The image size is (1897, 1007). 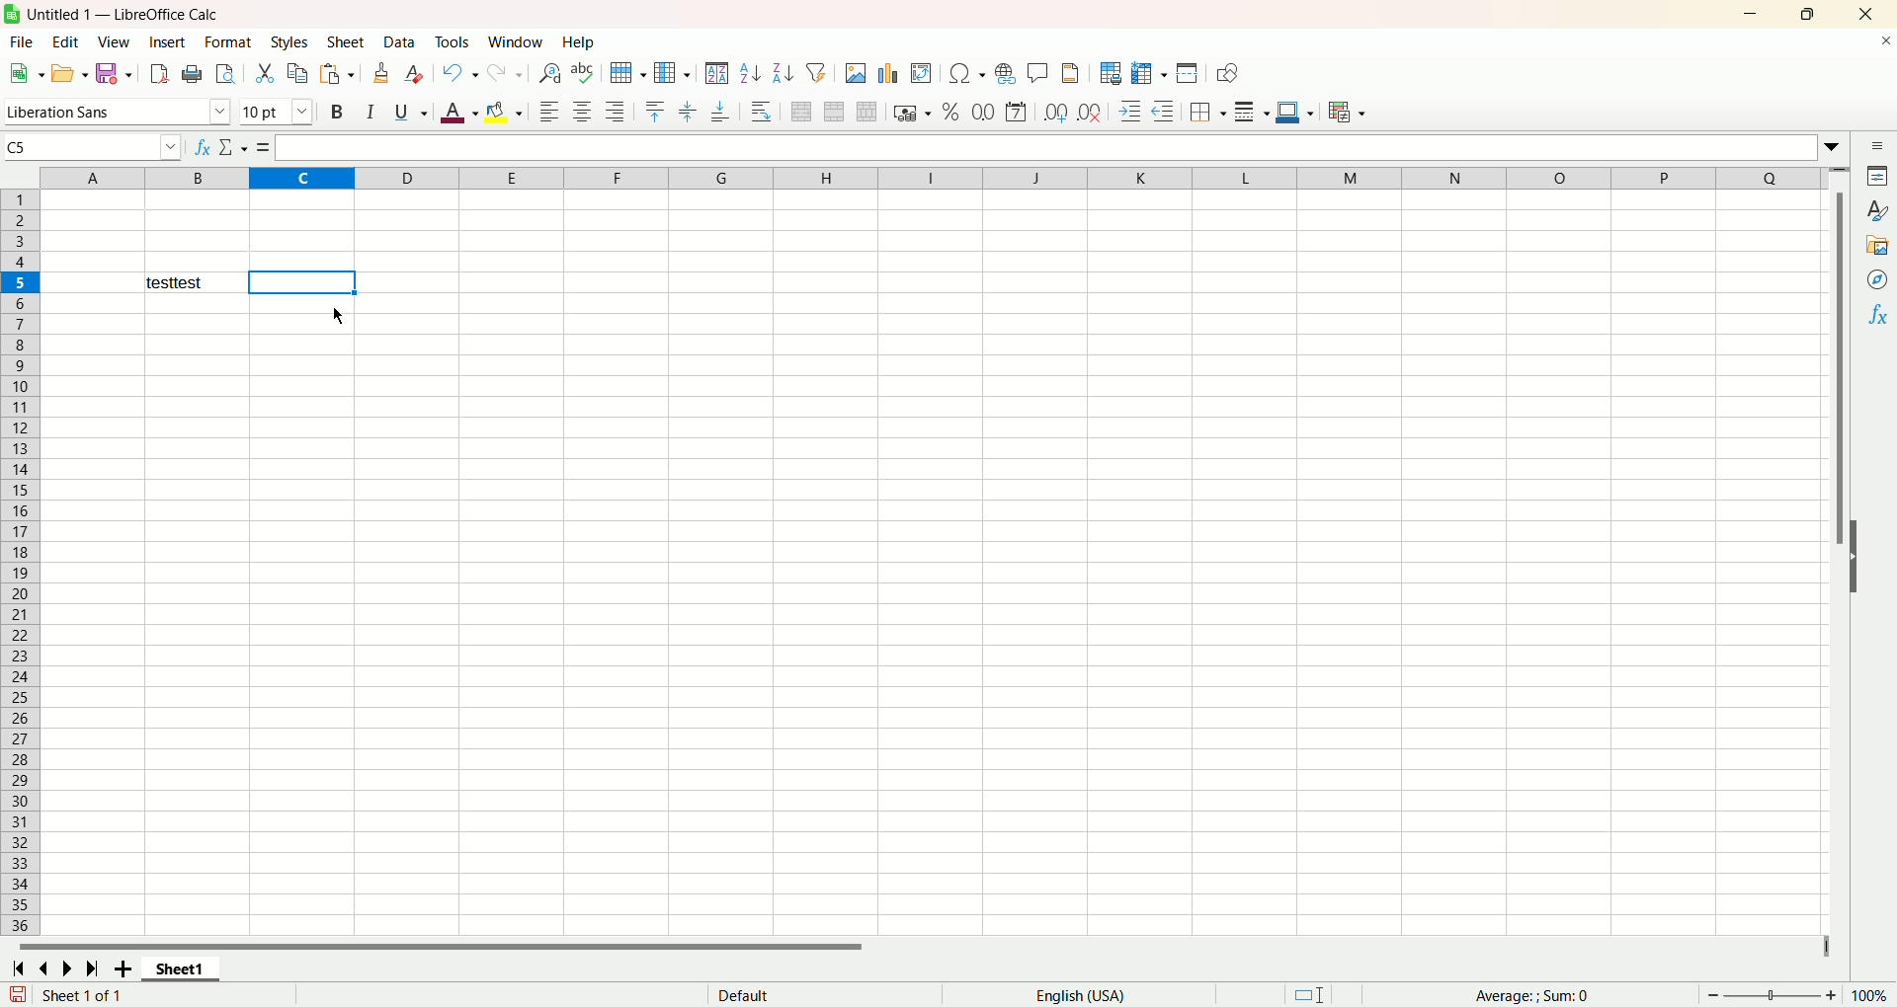 What do you see at coordinates (289, 42) in the screenshot?
I see `styles` at bounding box center [289, 42].